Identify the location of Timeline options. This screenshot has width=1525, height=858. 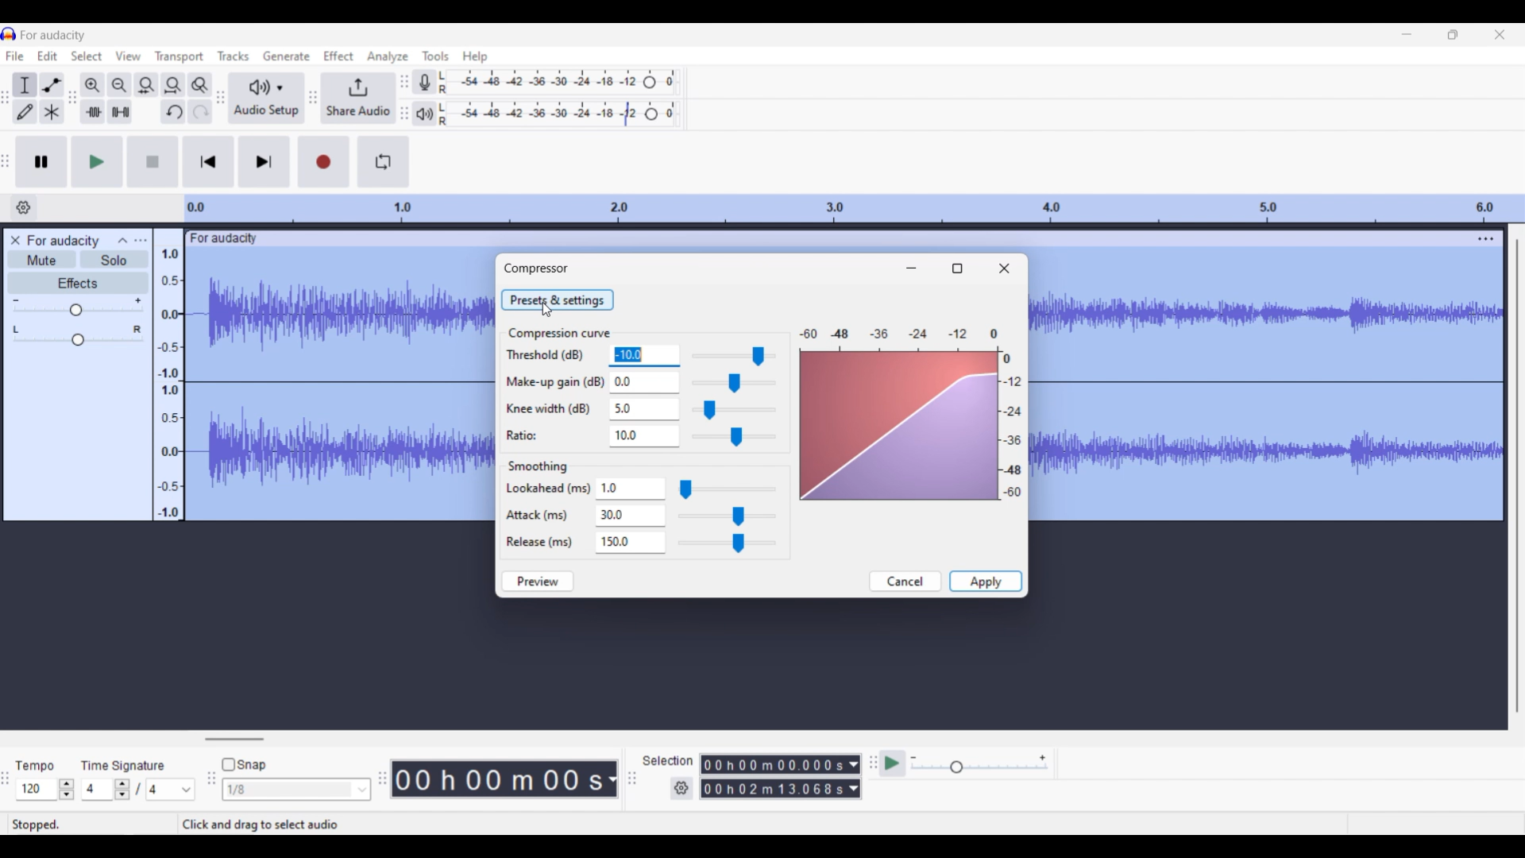
(23, 207).